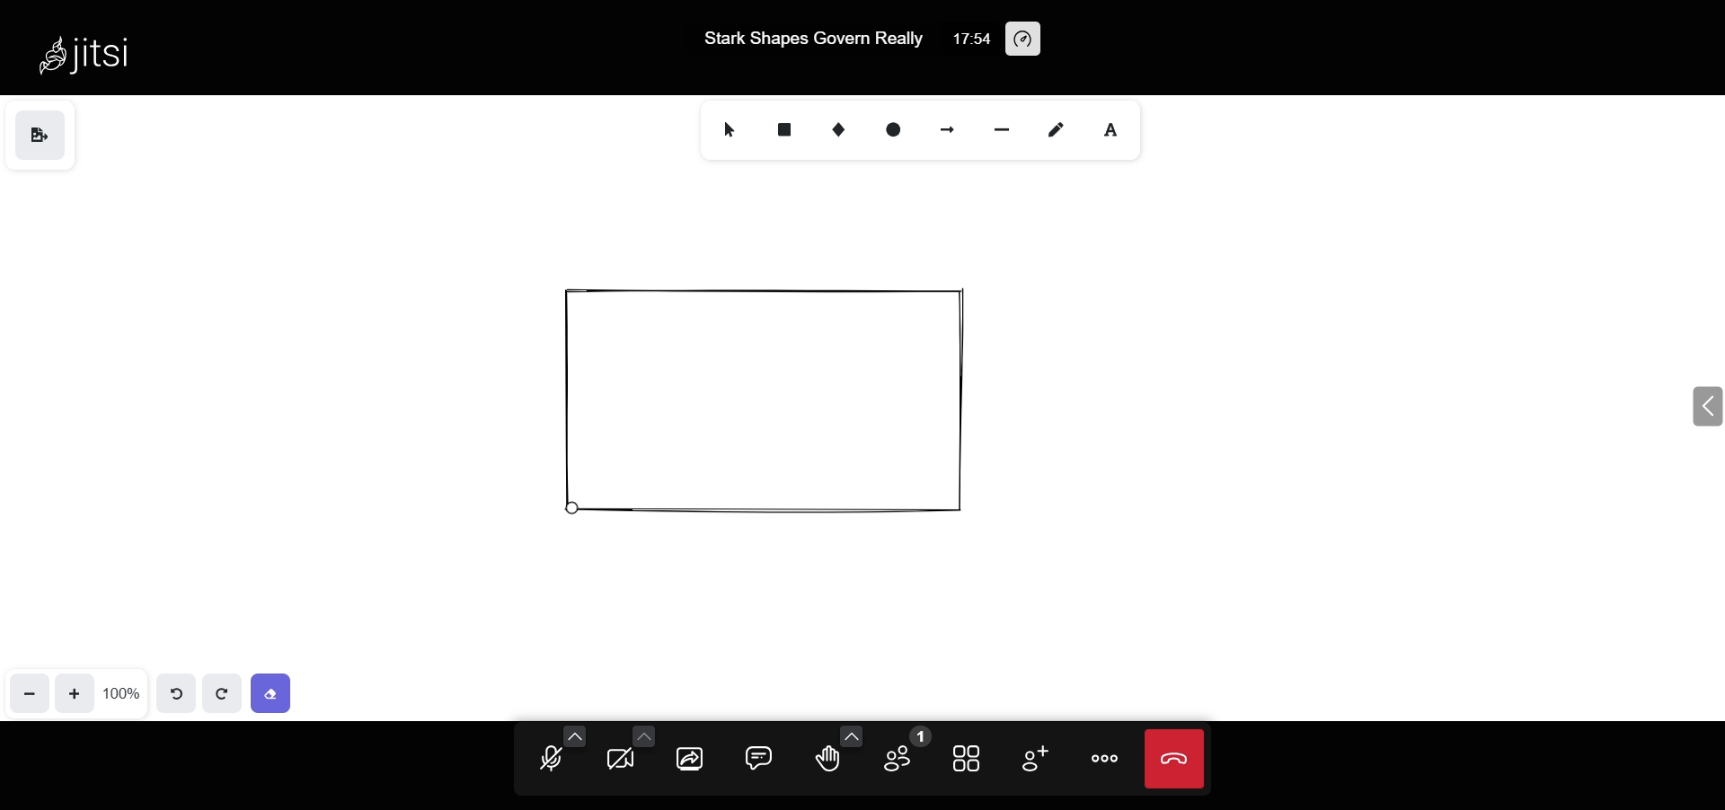 The image size is (1725, 810). I want to click on rectangle, so click(787, 130).